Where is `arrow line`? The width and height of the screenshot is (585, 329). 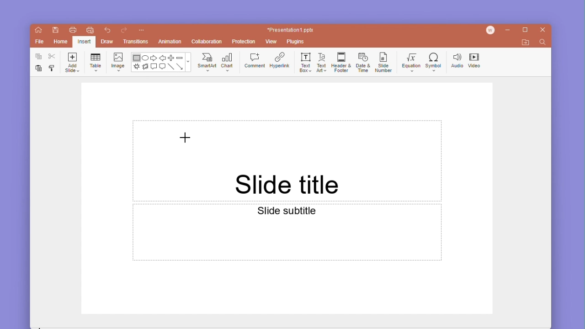 arrow line is located at coordinates (181, 67).